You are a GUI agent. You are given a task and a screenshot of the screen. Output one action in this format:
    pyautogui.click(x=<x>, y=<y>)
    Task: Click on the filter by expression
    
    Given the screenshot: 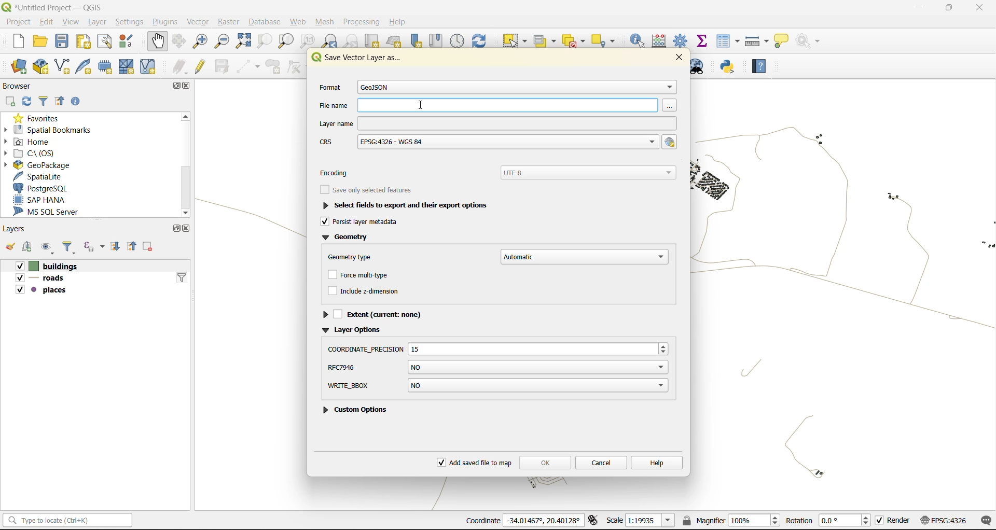 What is the action you would take?
    pyautogui.click(x=94, y=247)
    